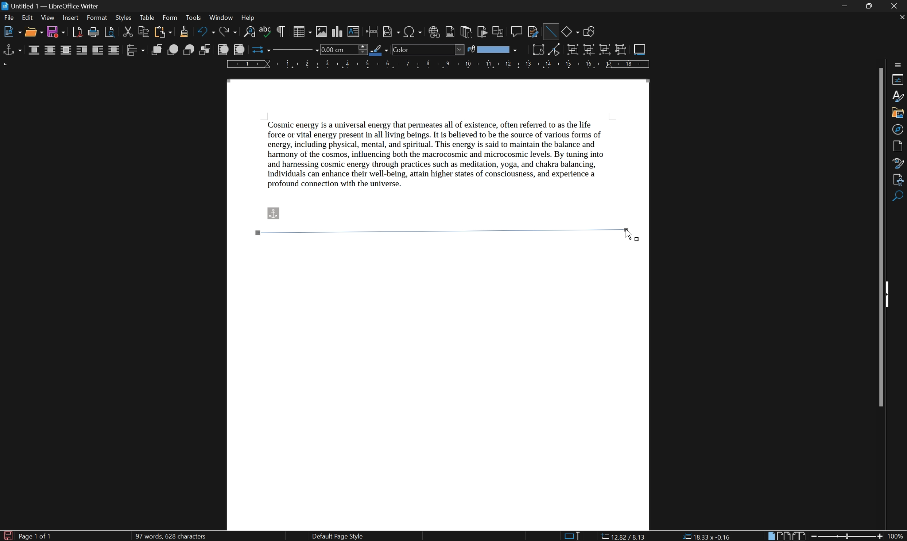 This screenshot has height=541, width=907. What do you see at coordinates (51, 51) in the screenshot?
I see `parallel` at bounding box center [51, 51].